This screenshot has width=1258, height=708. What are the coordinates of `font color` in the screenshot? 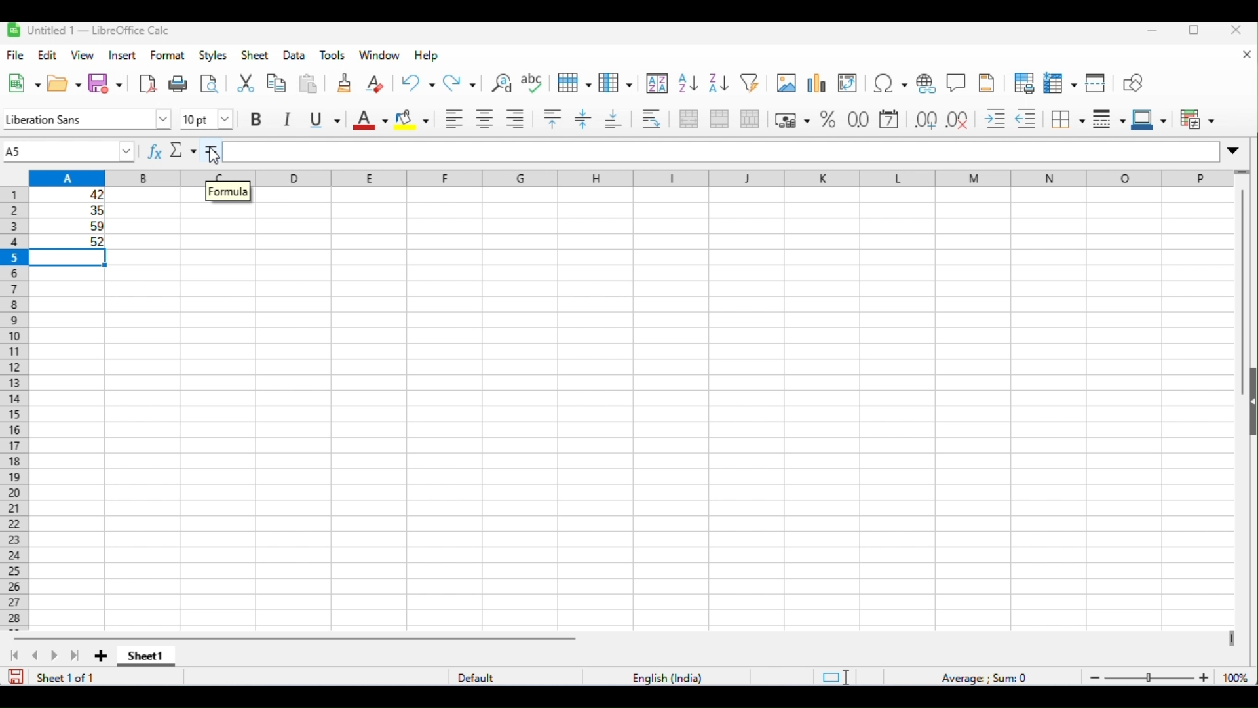 It's located at (370, 119).